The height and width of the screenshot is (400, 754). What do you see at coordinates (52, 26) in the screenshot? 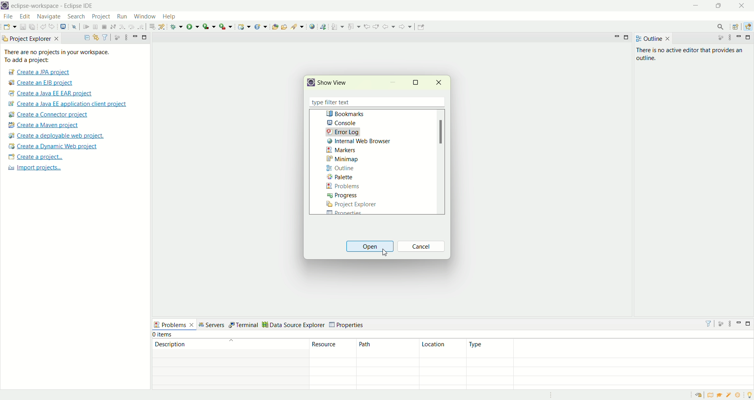
I see `redo` at bounding box center [52, 26].